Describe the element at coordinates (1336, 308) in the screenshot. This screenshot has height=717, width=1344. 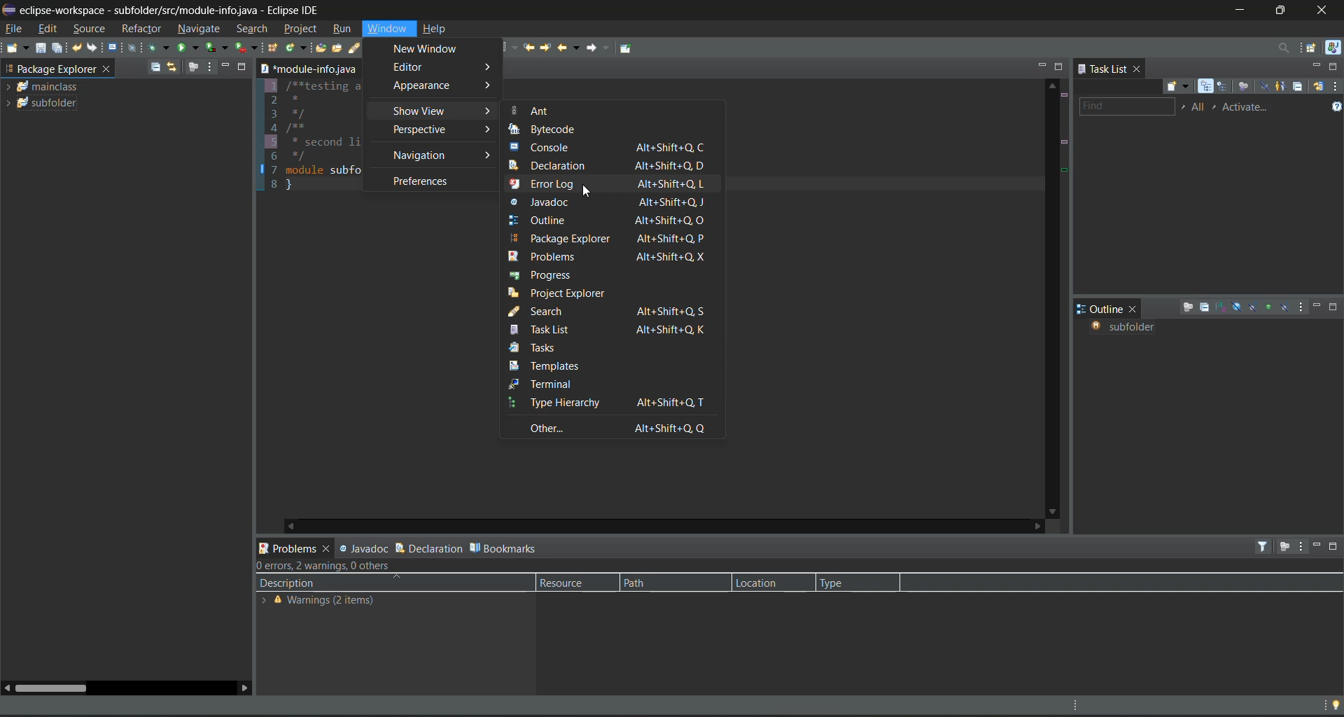
I see `maximize` at that location.